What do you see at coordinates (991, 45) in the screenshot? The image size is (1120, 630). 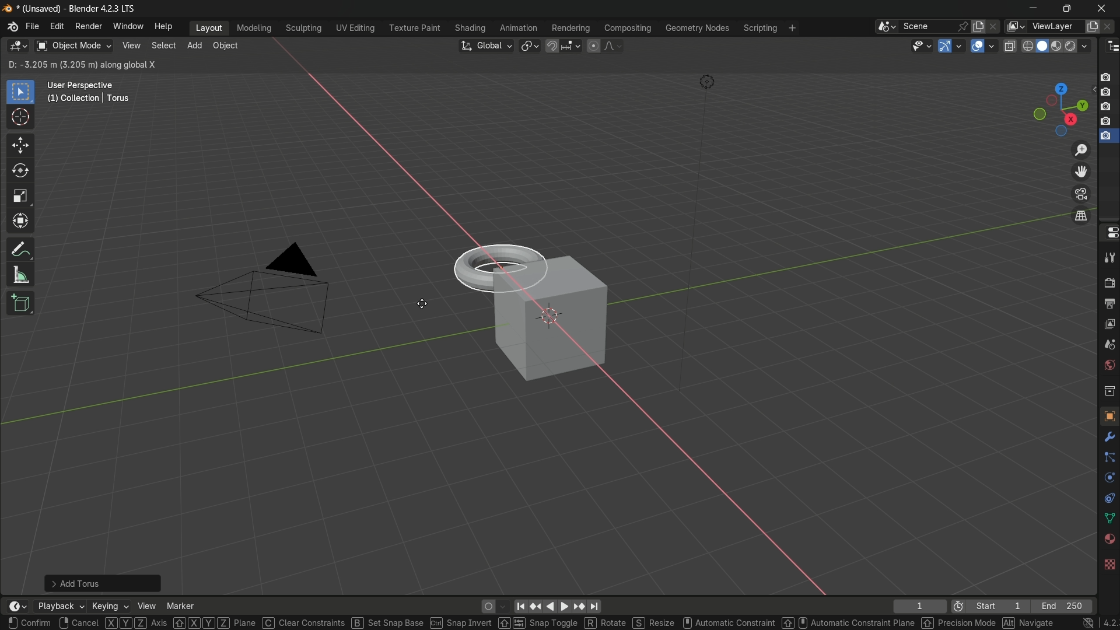 I see `overlays` at bounding box center [991, 45].